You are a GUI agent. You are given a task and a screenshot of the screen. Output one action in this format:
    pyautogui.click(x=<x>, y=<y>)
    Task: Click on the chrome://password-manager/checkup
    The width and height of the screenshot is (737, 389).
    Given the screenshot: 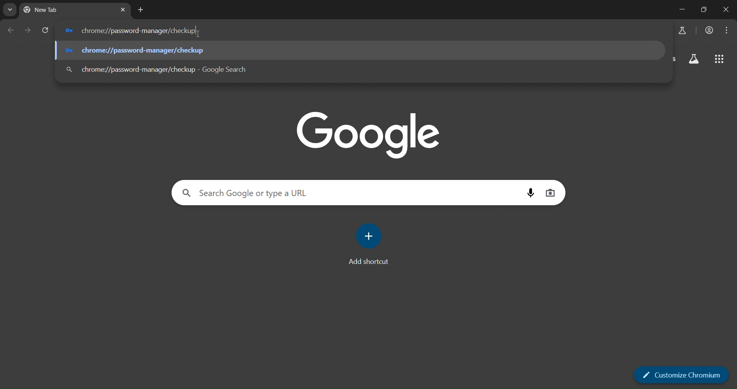 What is the action you would take?
    pyautogui.click(x=170, y=70)
    